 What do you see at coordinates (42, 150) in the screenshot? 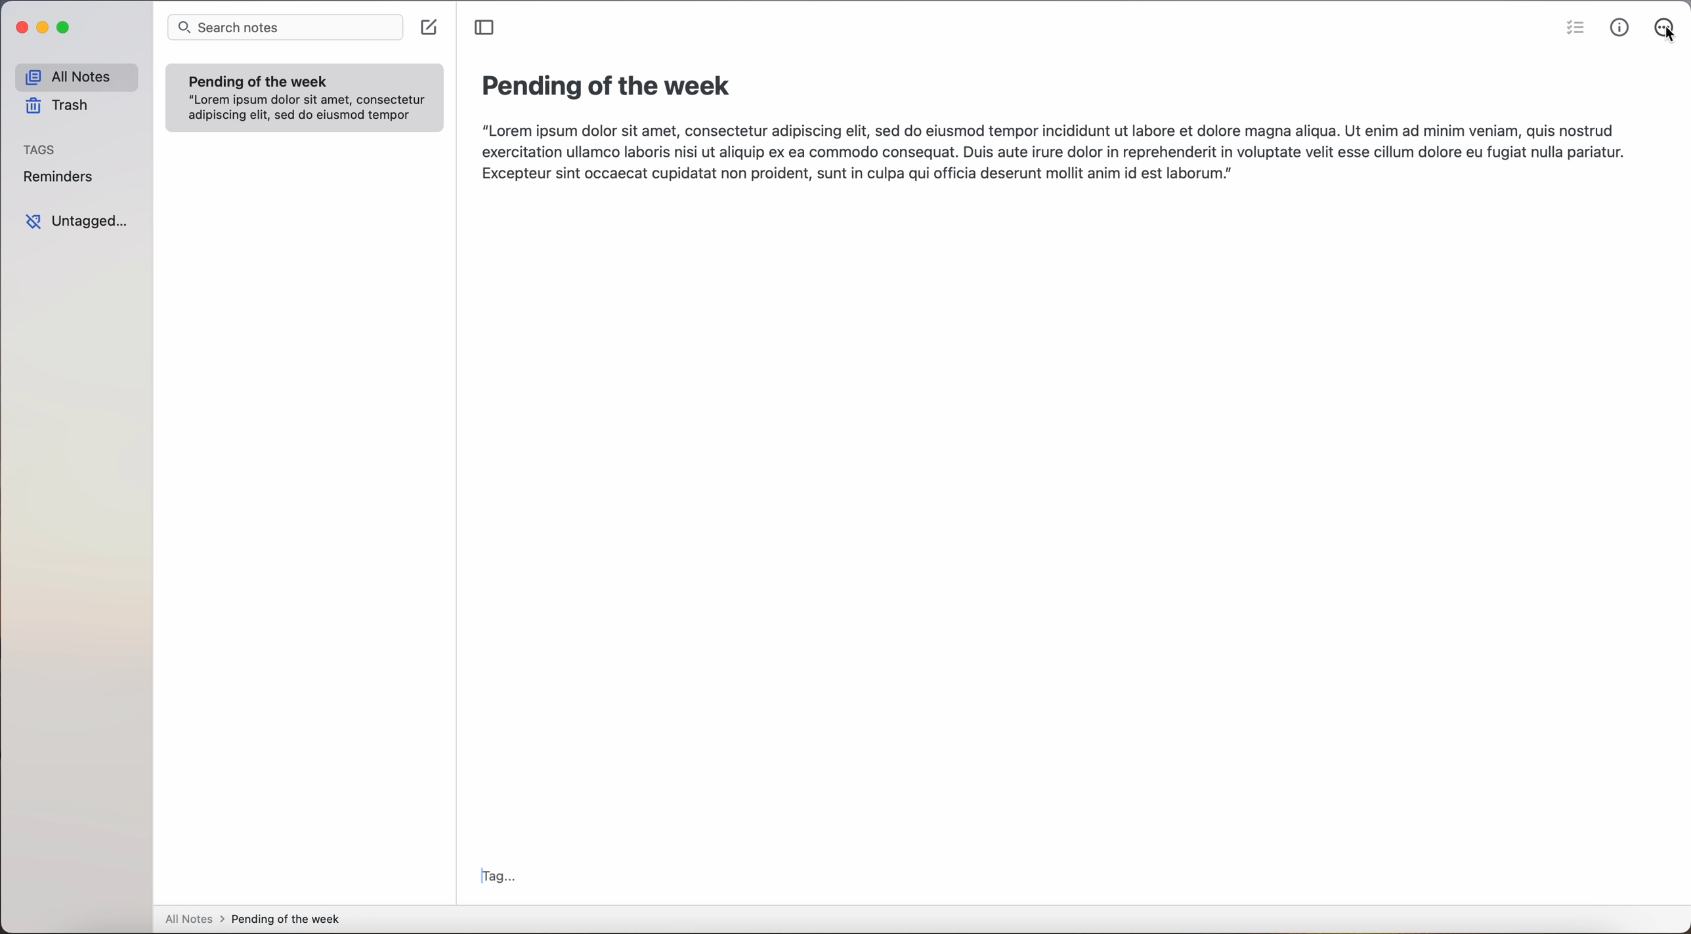
I see `tags` at bounding box center [42, 150].